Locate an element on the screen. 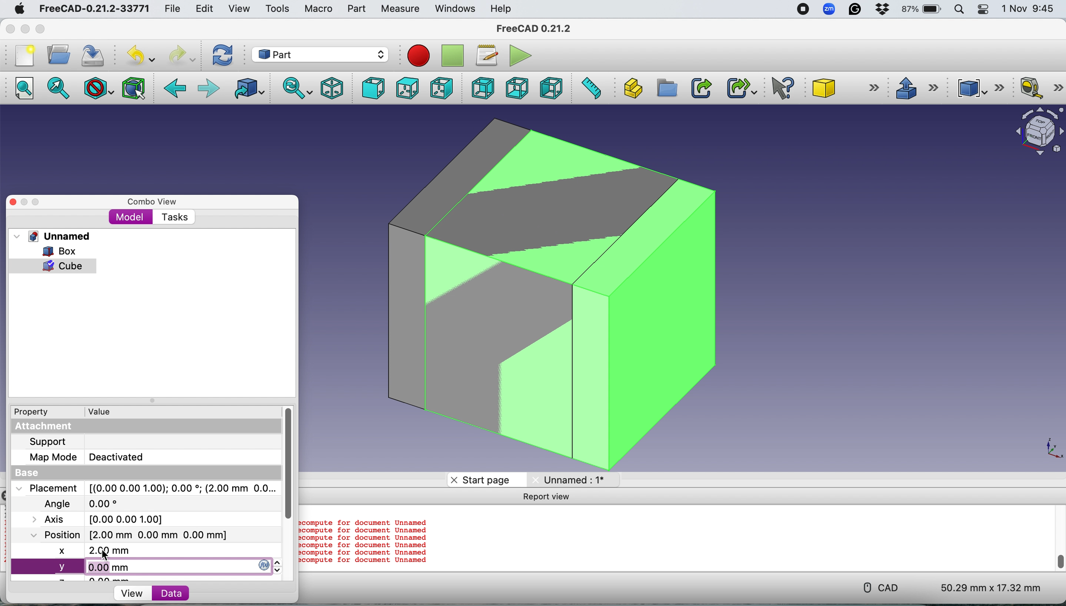 Image resolution: width=1066 pixels, height=606 pixels. System logo is located at coordinates (18, 9).